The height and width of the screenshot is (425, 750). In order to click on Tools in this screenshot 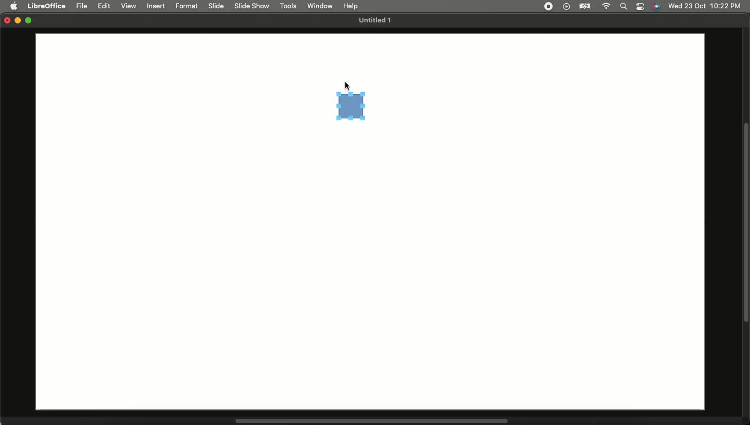, I will do `click(289, 6)`.